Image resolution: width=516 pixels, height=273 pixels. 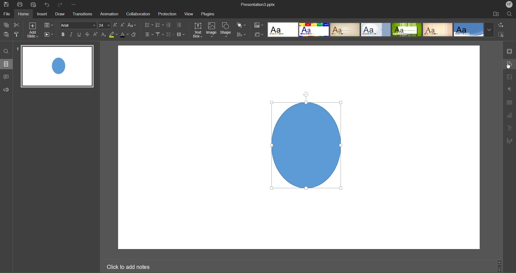 What do you see at coordinates (495, 14) in the screenshot?
I see `Open File Location` at bounding box center [495, 14].